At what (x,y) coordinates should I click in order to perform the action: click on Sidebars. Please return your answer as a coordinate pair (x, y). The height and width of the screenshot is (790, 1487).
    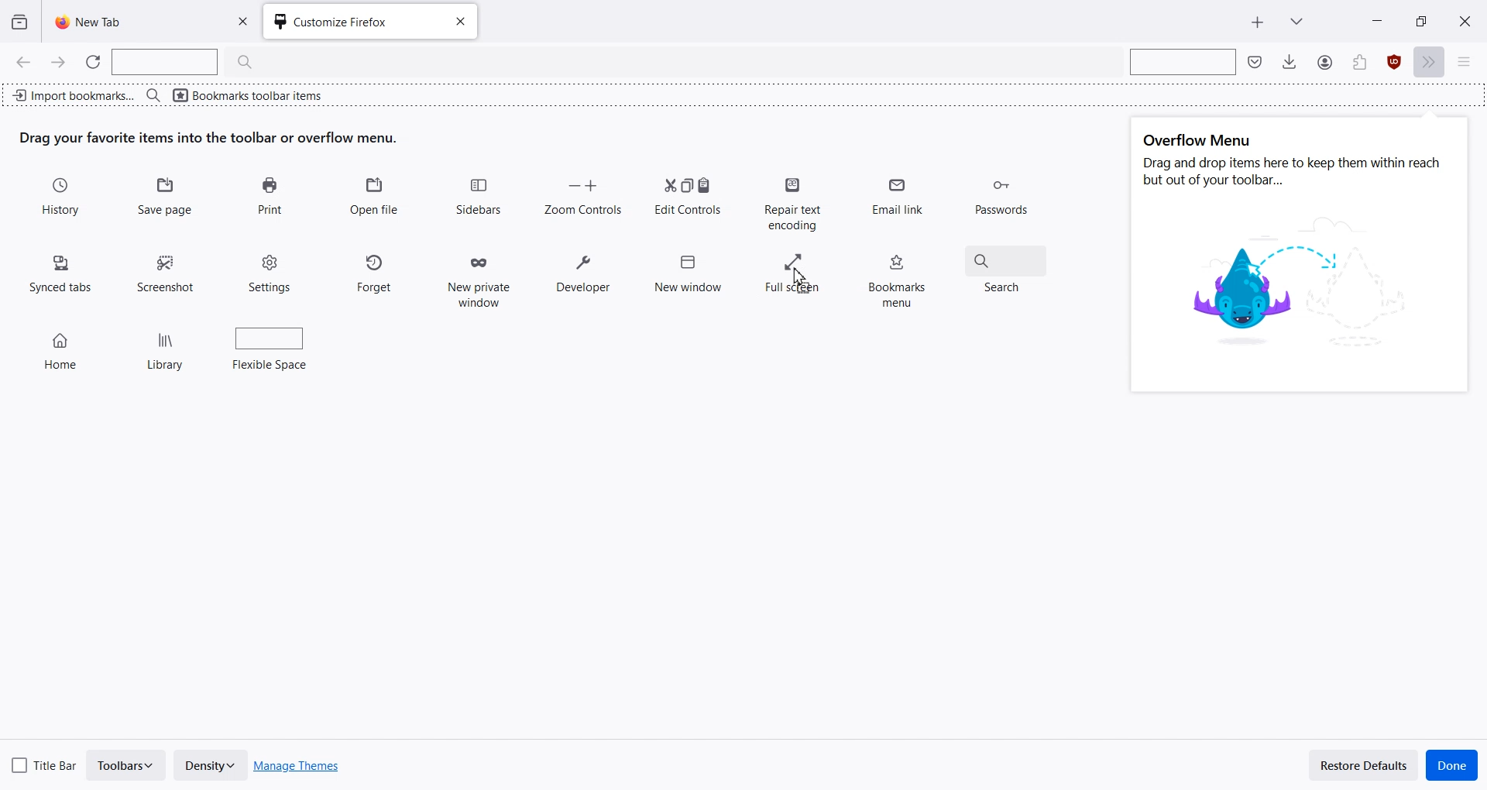
    Looking at the image, I should click on (480, 197).